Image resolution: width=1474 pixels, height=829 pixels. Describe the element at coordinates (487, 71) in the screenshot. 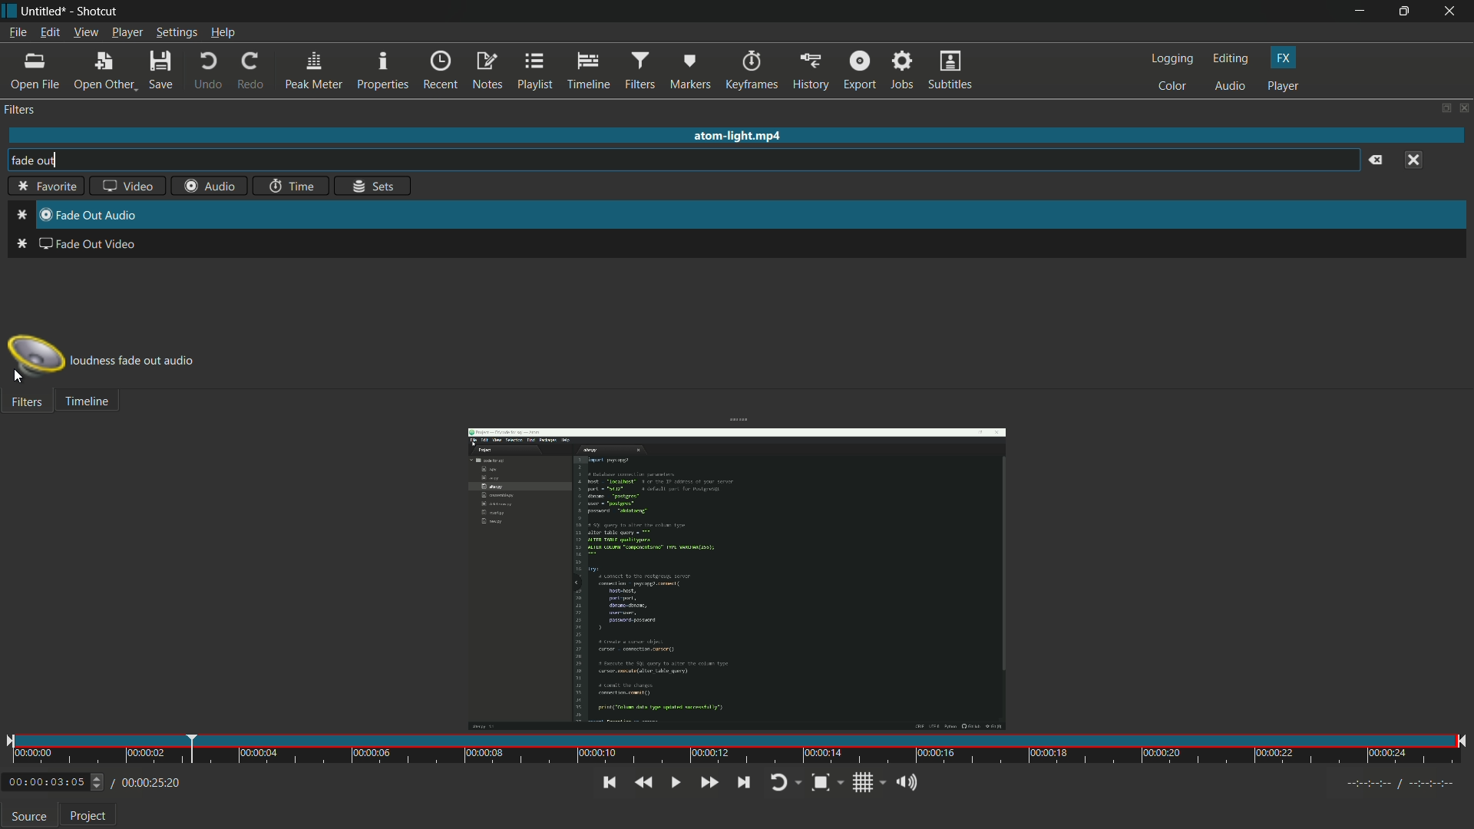

I see `notes` at that location.